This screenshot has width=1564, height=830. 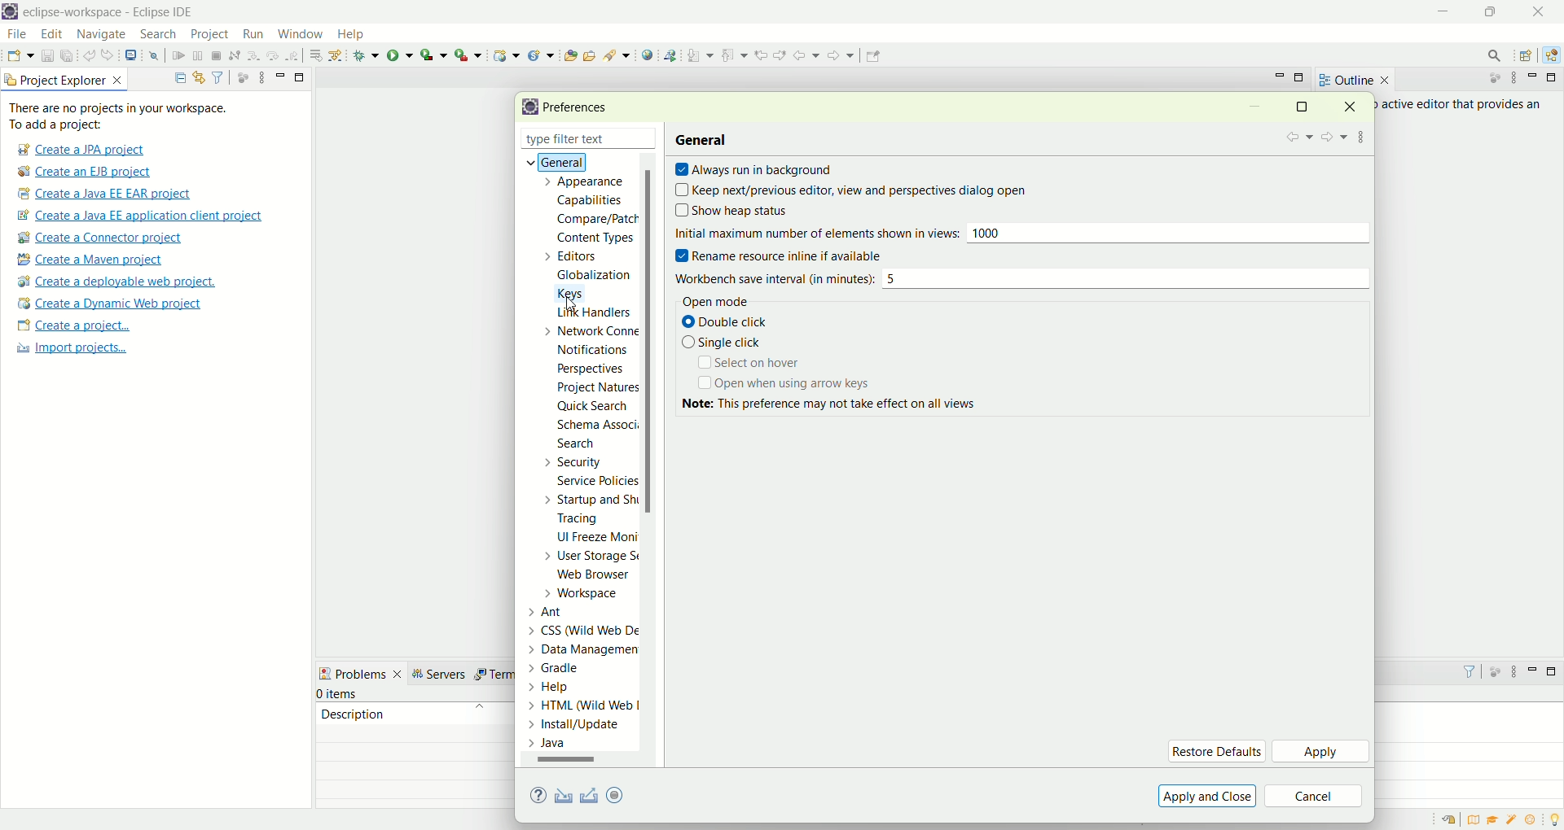 I want to click on collapse all, so click(x=176, y=78).